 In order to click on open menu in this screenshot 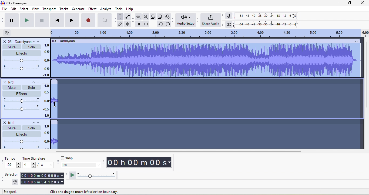, I will do `click(39, 122)`.